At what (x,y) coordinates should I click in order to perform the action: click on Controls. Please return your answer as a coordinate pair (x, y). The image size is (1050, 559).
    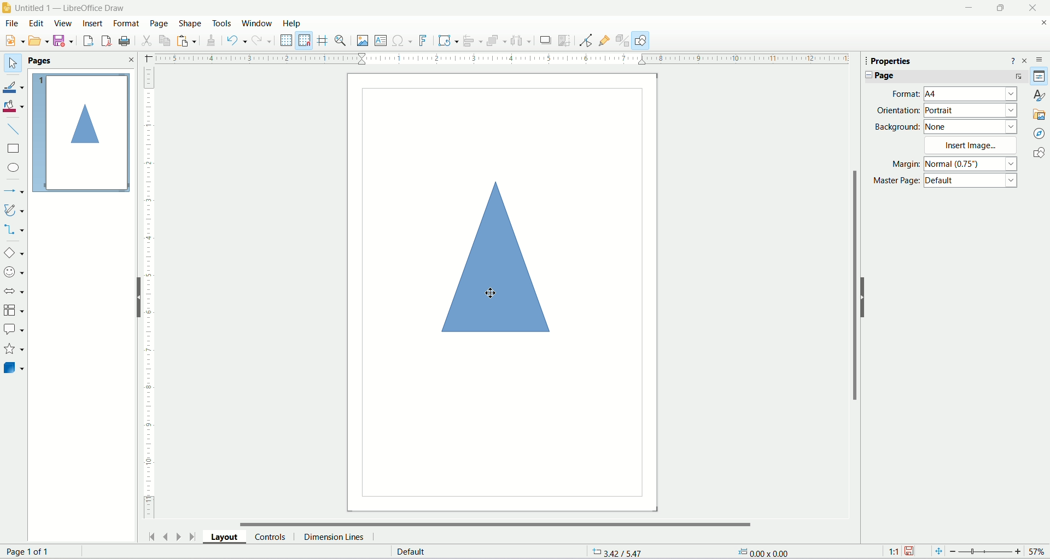
    Looking at the image, I should click on (270, 538).